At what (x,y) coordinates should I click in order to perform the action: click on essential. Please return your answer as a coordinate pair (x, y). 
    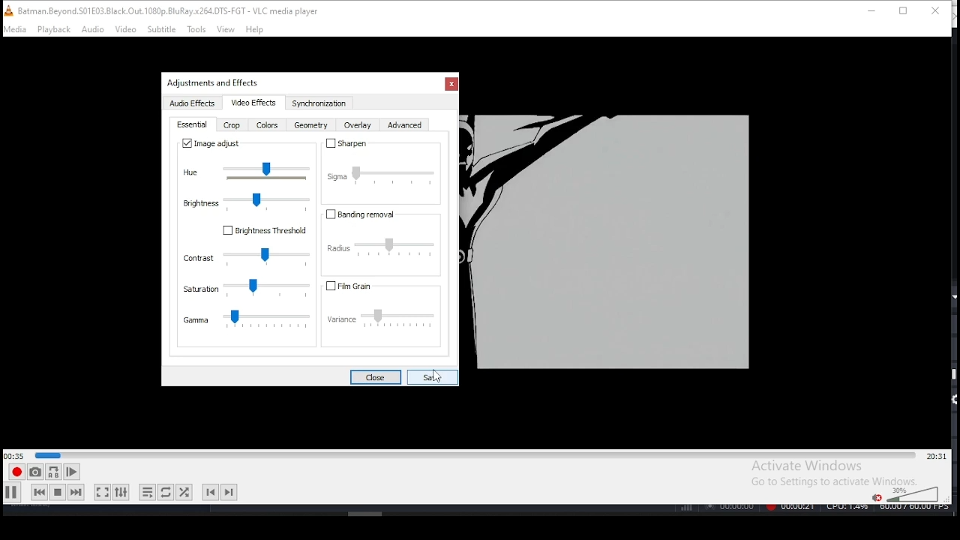
    Looking at the image, I should click on (193, 125).